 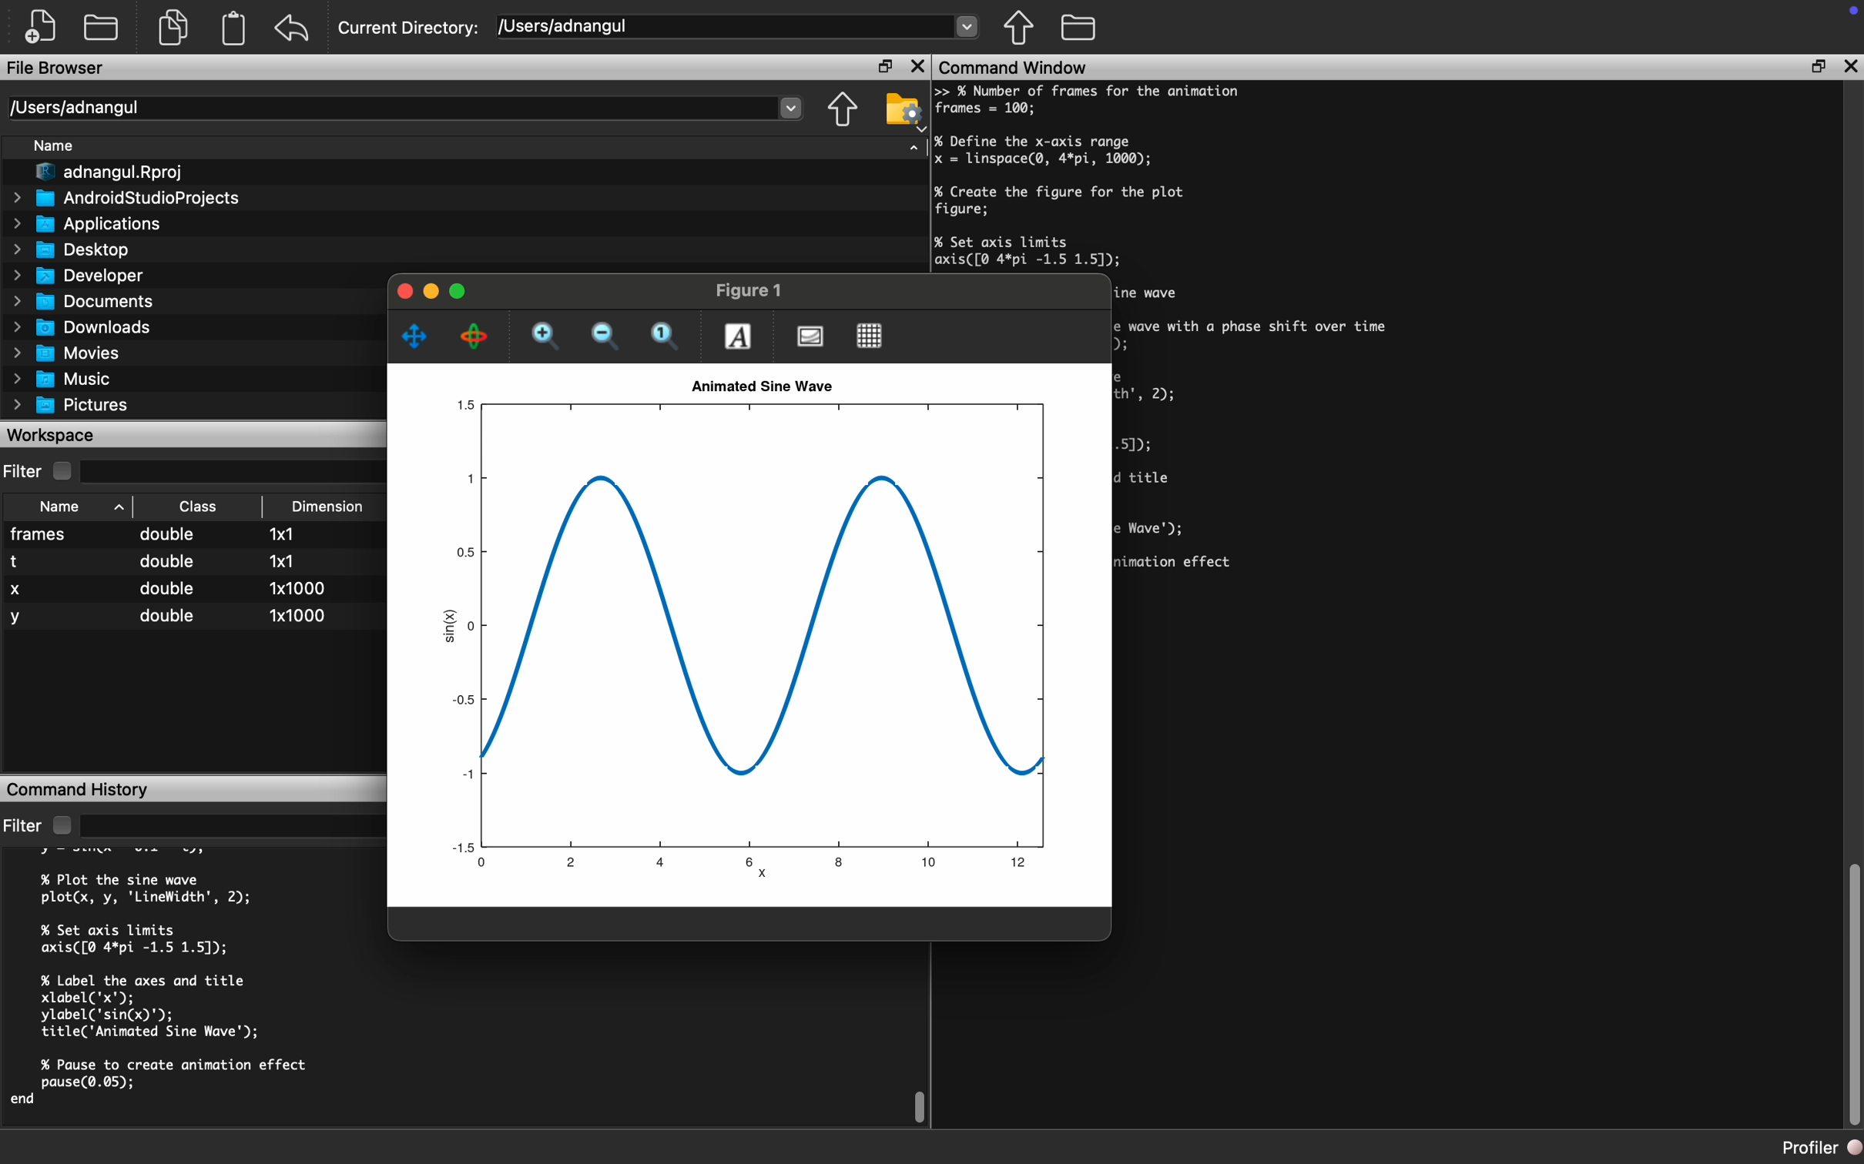 What do you see at coordinates (1823, 1148) in the screenshot?
I see `Profiler` at bounding box center [1823, 1148].